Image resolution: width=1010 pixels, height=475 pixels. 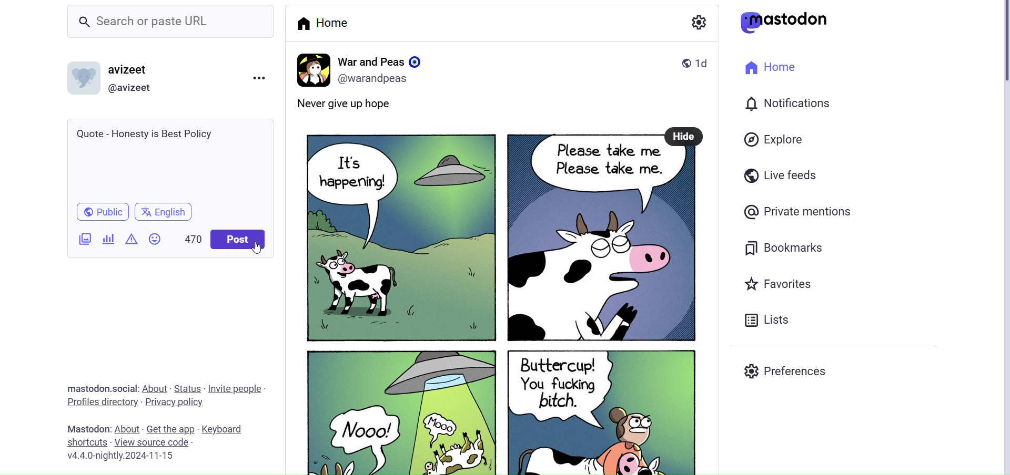 What do you see at coordinates (799, 211) in the screenshot?
I see `Private Mentions` at bounding box center [799, 211].